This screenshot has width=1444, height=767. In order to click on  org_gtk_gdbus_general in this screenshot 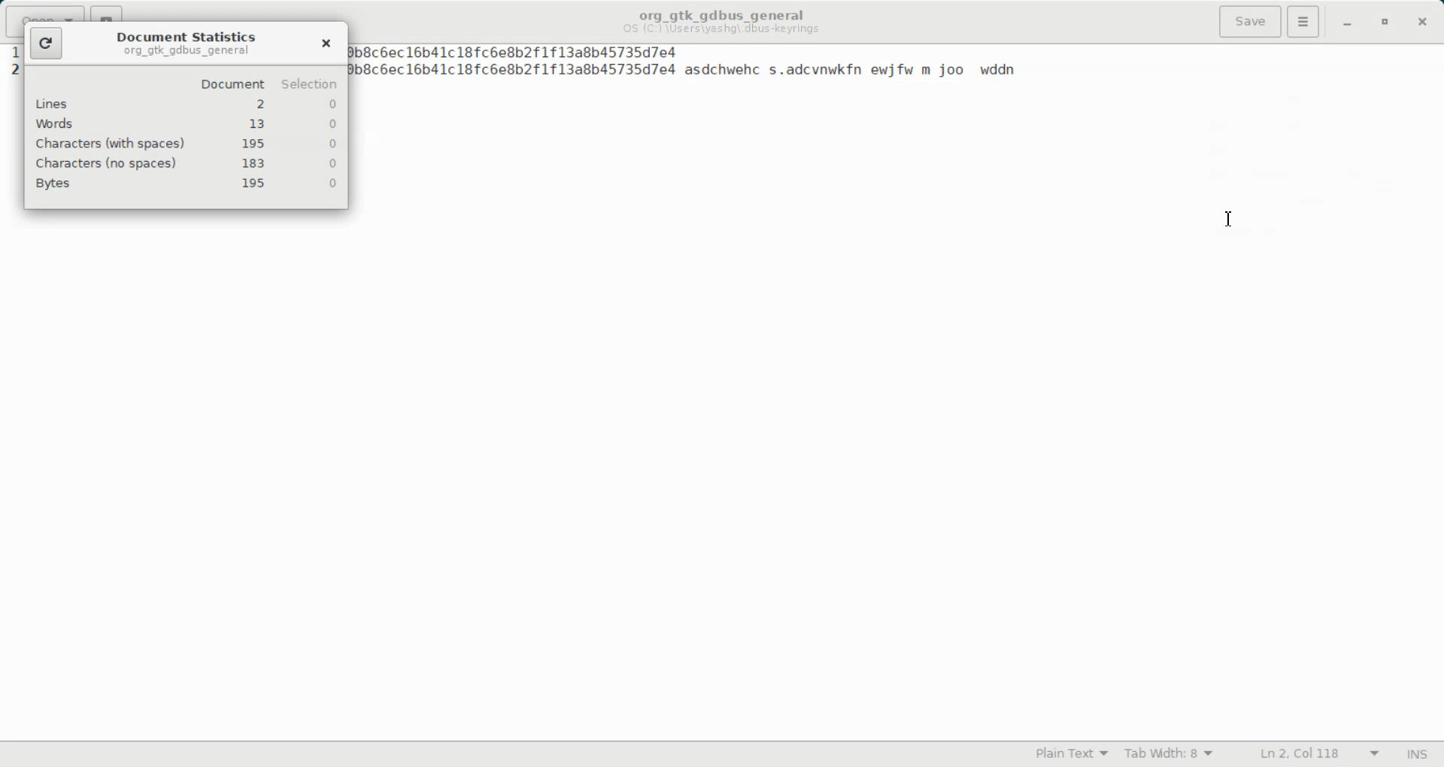, I will do `click(721, 11)`.